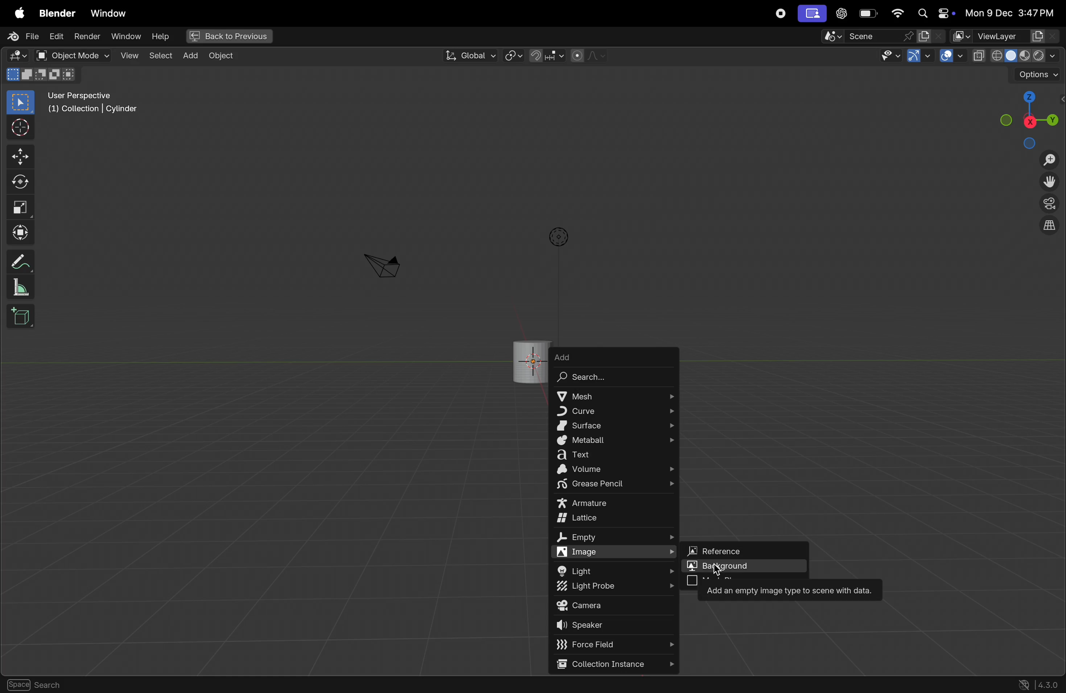  Describe the element at coordinates (16, 11) in the screenshot. I see `Apple menu` at that location.